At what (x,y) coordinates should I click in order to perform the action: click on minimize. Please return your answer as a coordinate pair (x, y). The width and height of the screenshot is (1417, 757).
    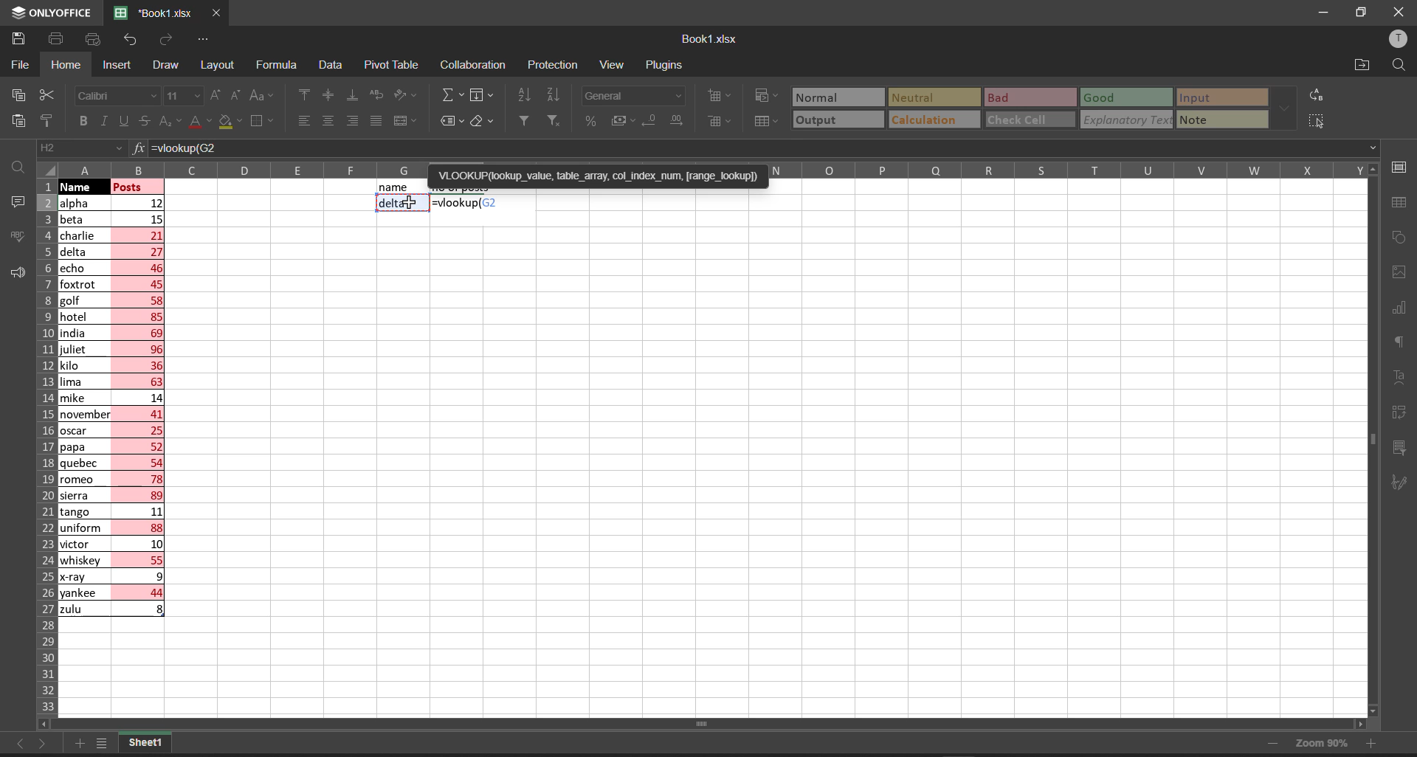
    Looking at the image, I should click on (1328, 13).